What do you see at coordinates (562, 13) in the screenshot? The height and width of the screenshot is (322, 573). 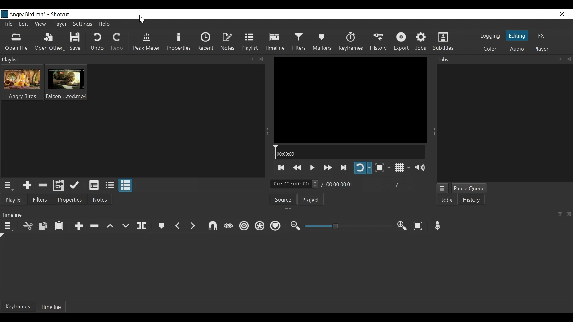 I see `Close` at bounding box center [562, 13].